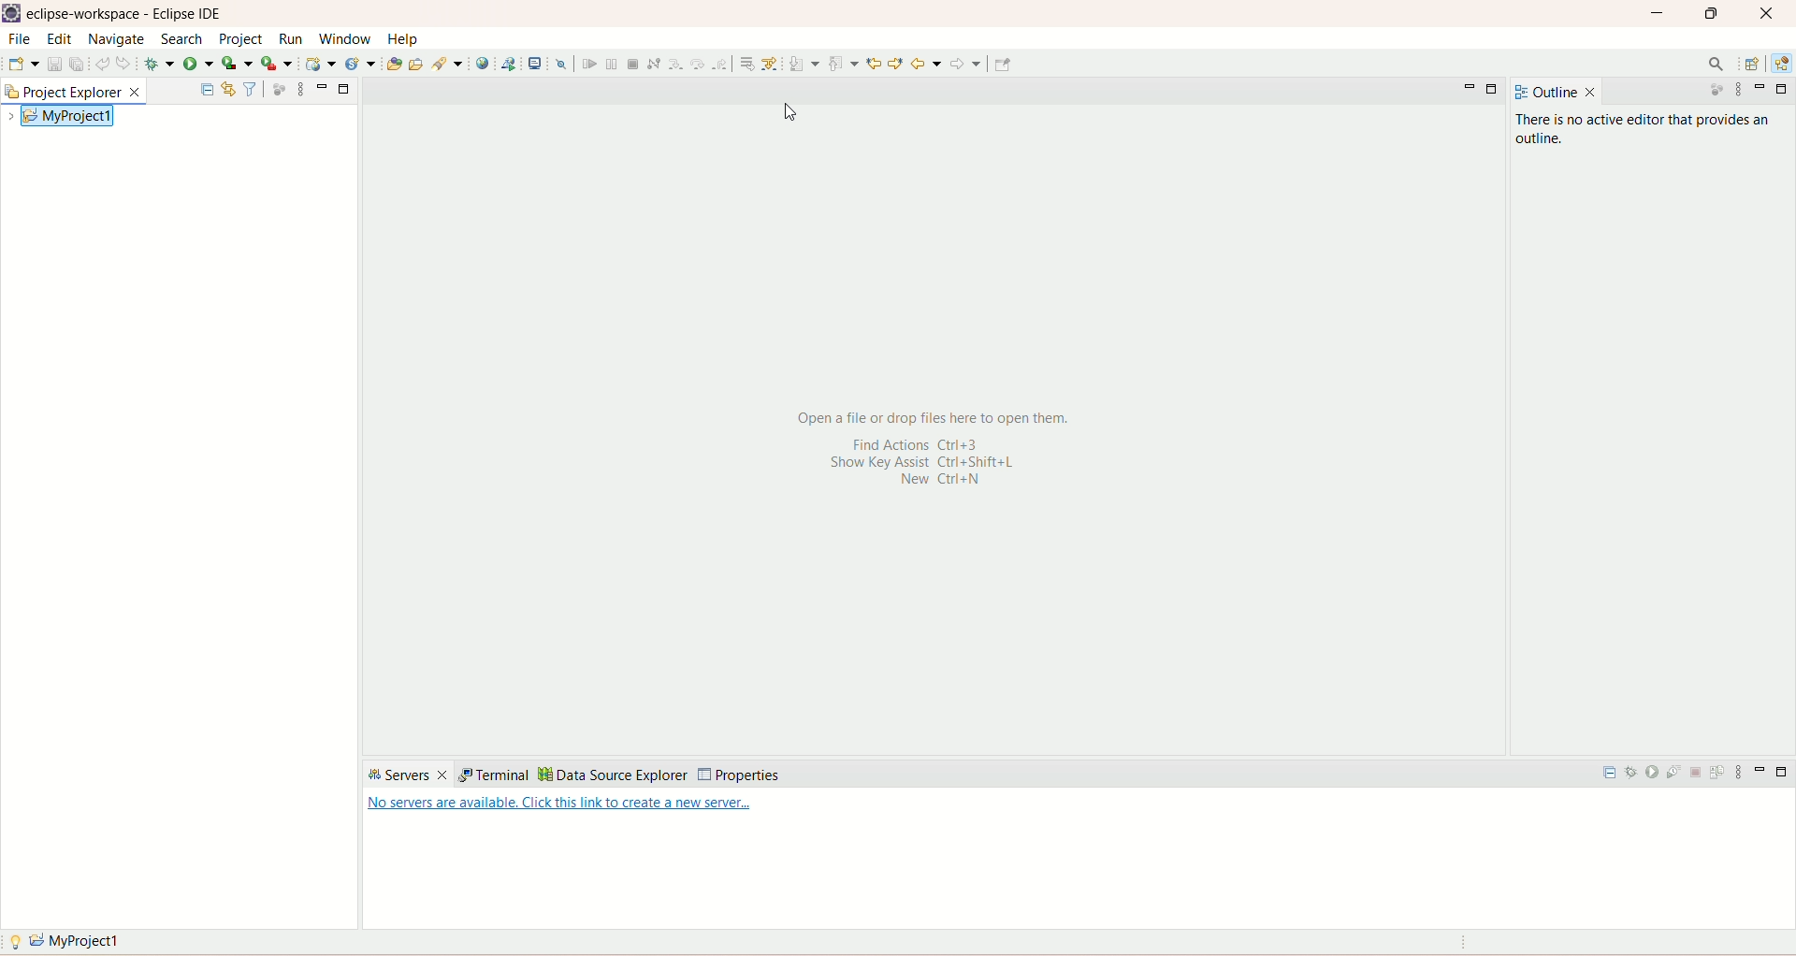  I want to click on create a new java servlet, so click(360, 64).